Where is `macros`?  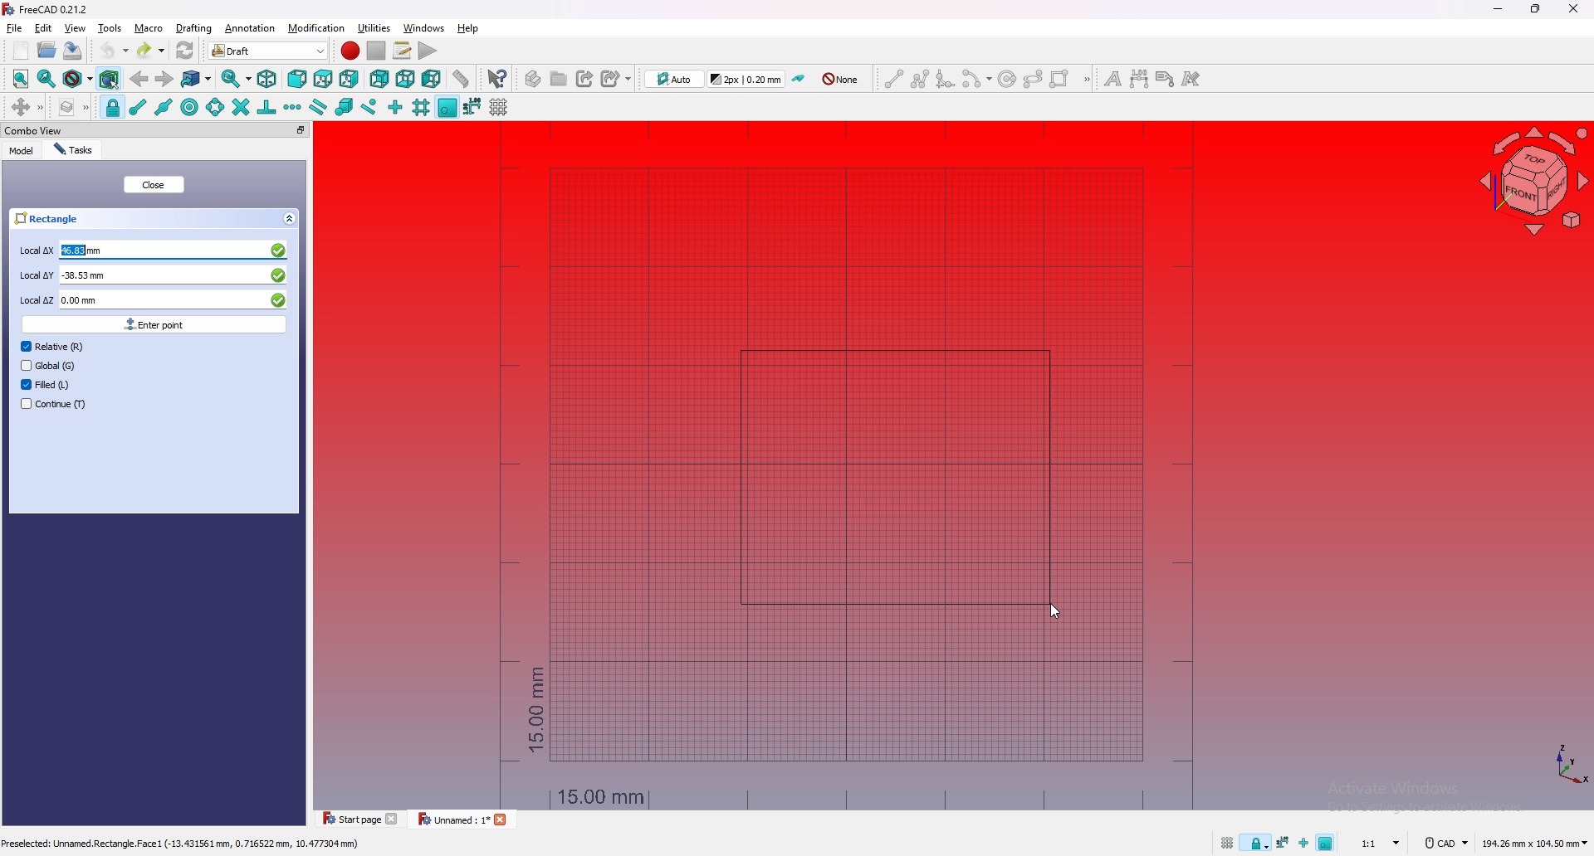 macros is located at coordinates (403, 51).